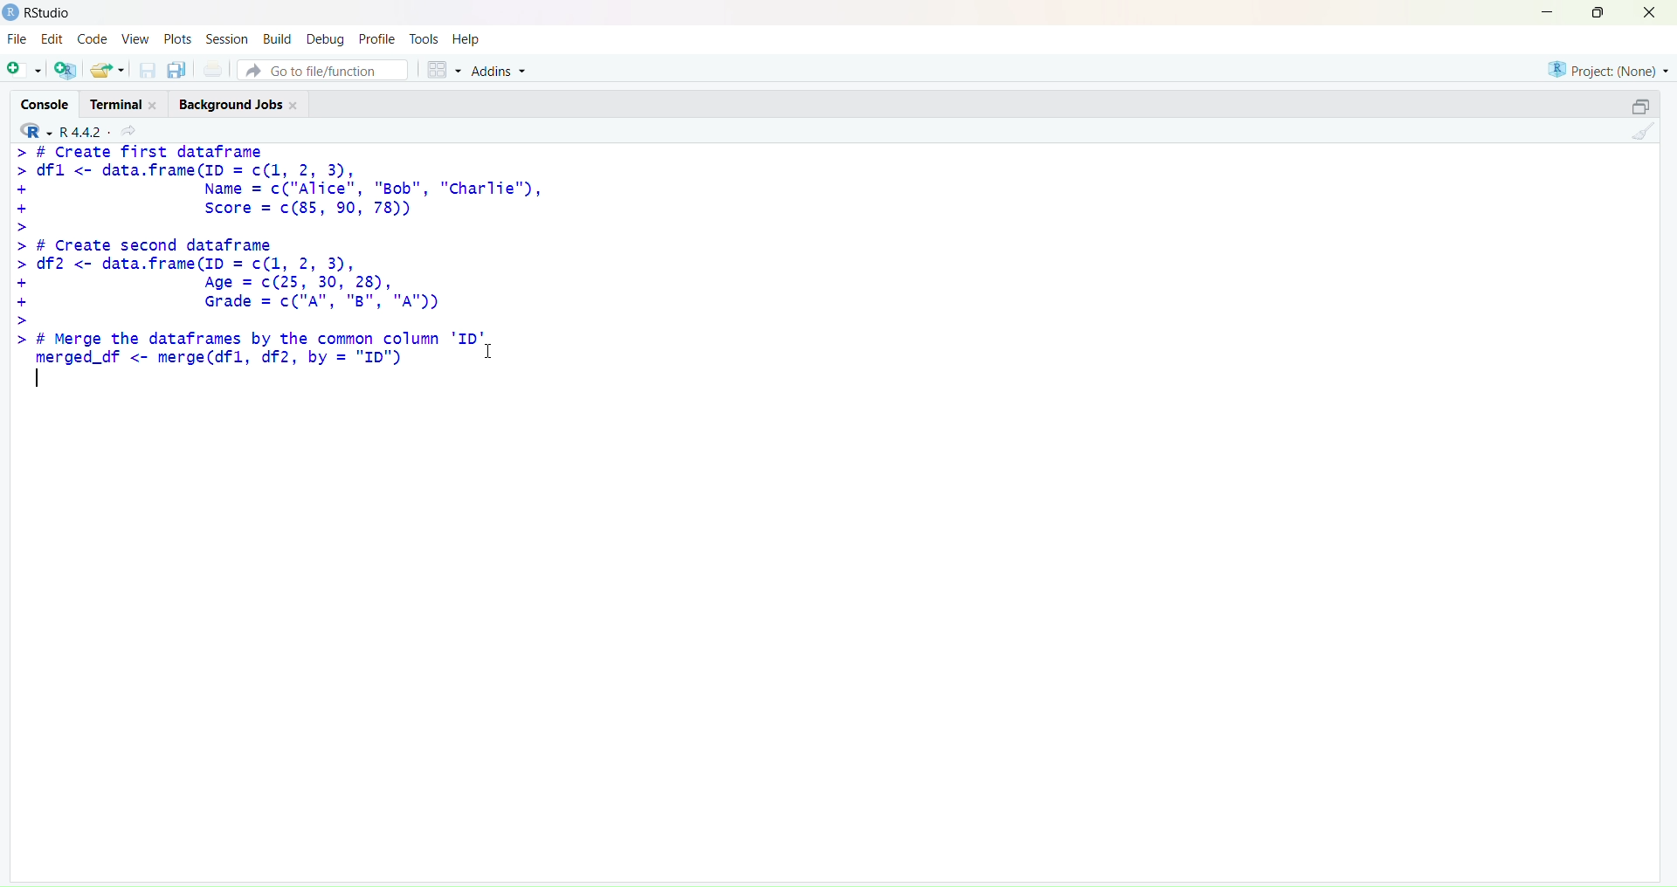 This screenshot has height=887, width=1677. What do you see at coordinates (423, 39) in the screenshot?
I see `Tools` at bounding box center [423, 39].